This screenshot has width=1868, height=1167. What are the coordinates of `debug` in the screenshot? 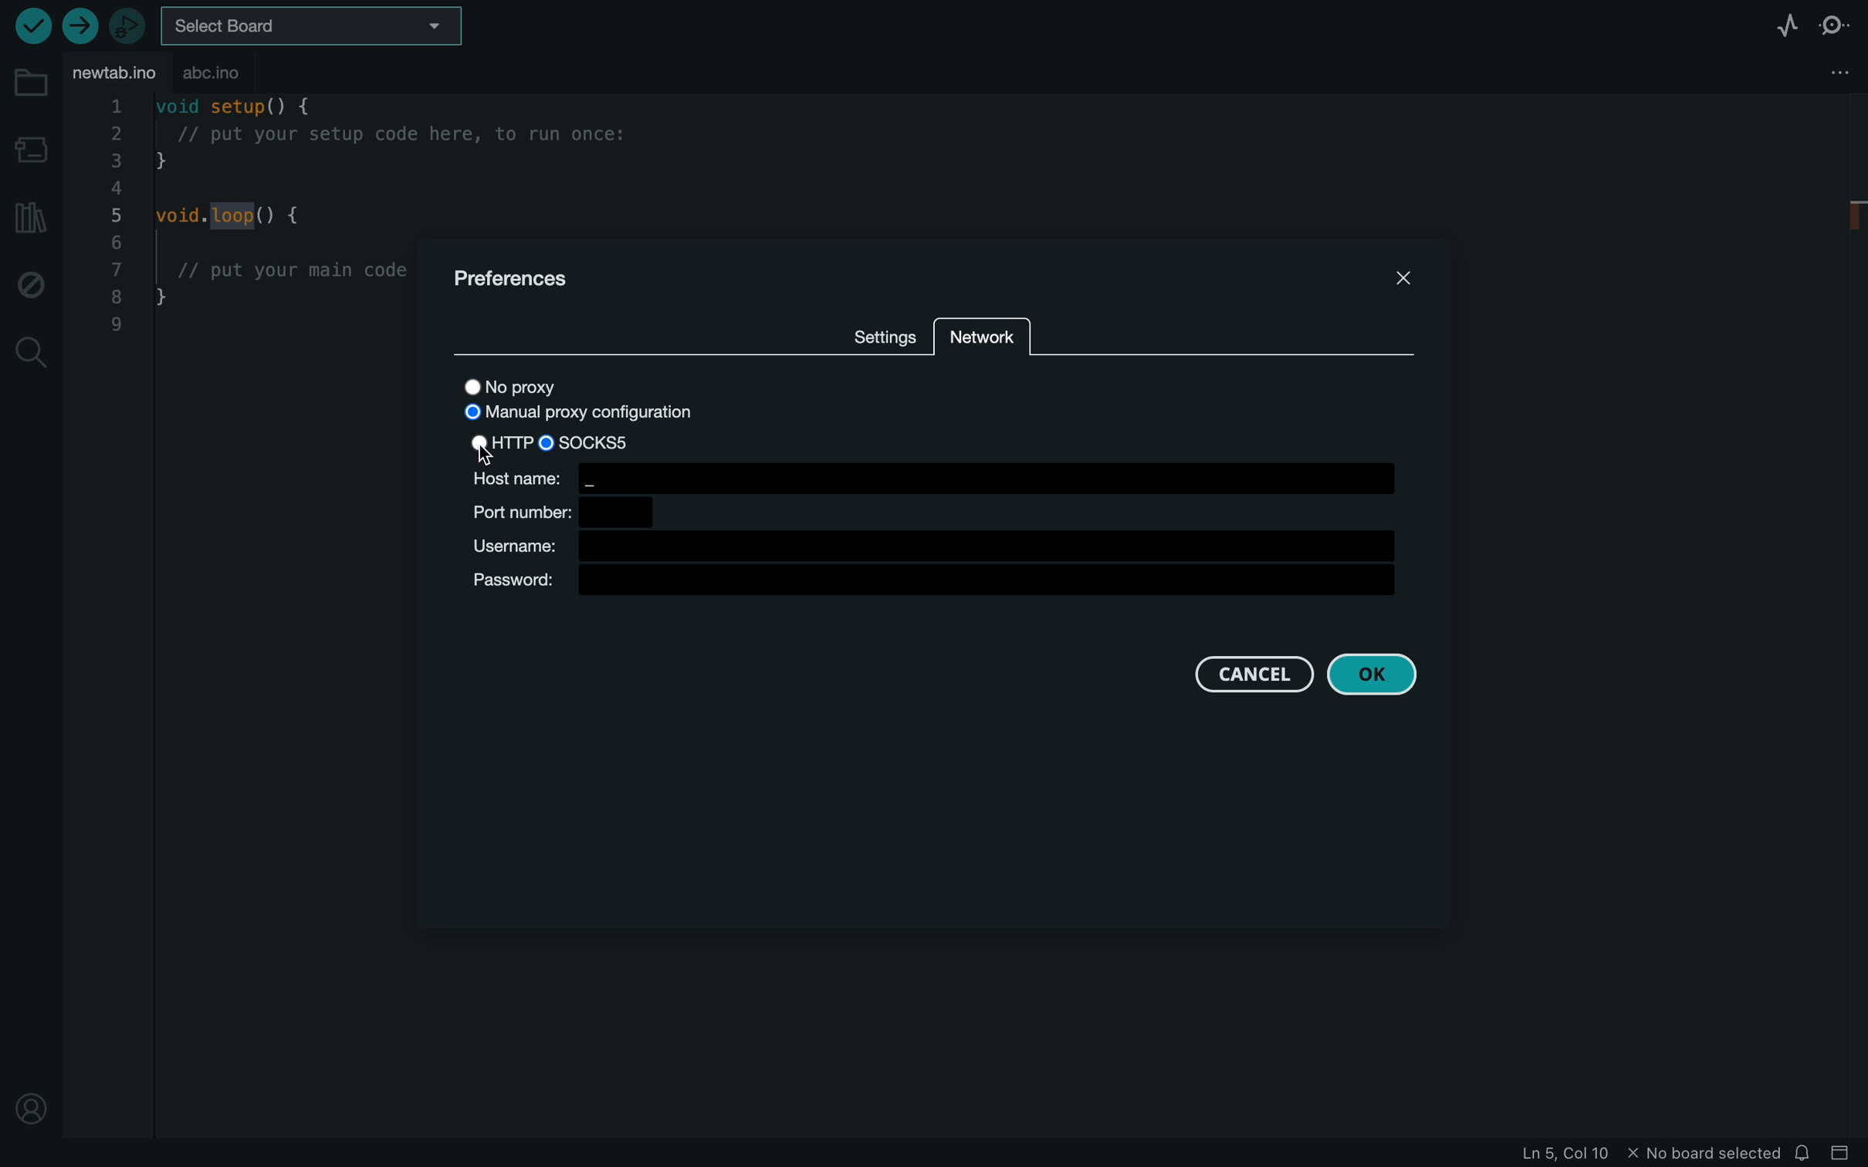 It's located at (29, 286).